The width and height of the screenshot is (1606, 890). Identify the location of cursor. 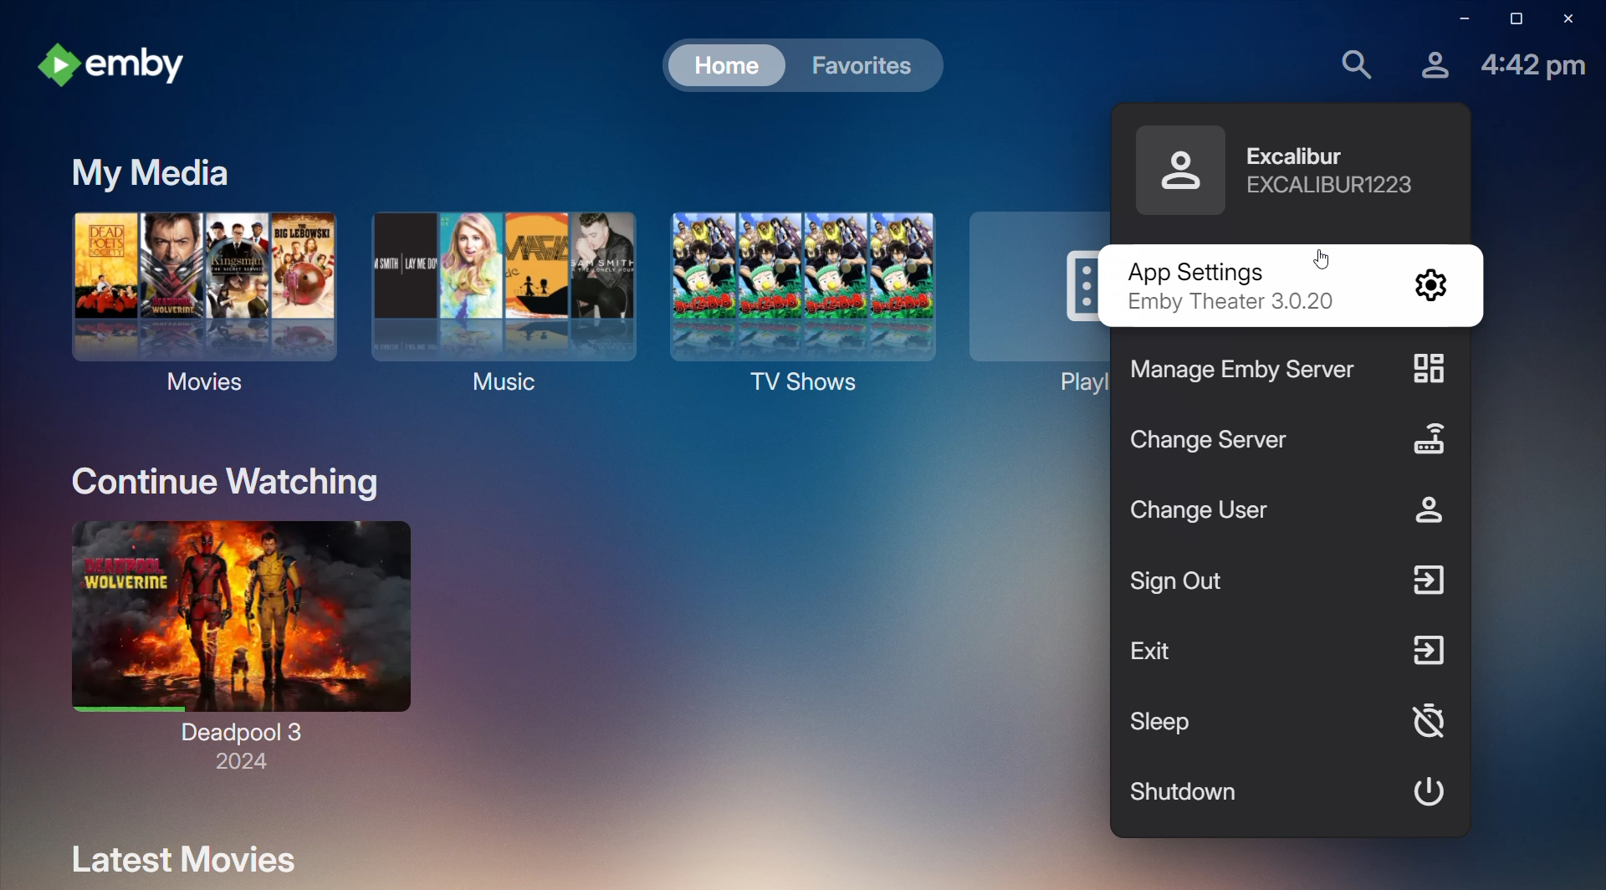
(1315, 255).